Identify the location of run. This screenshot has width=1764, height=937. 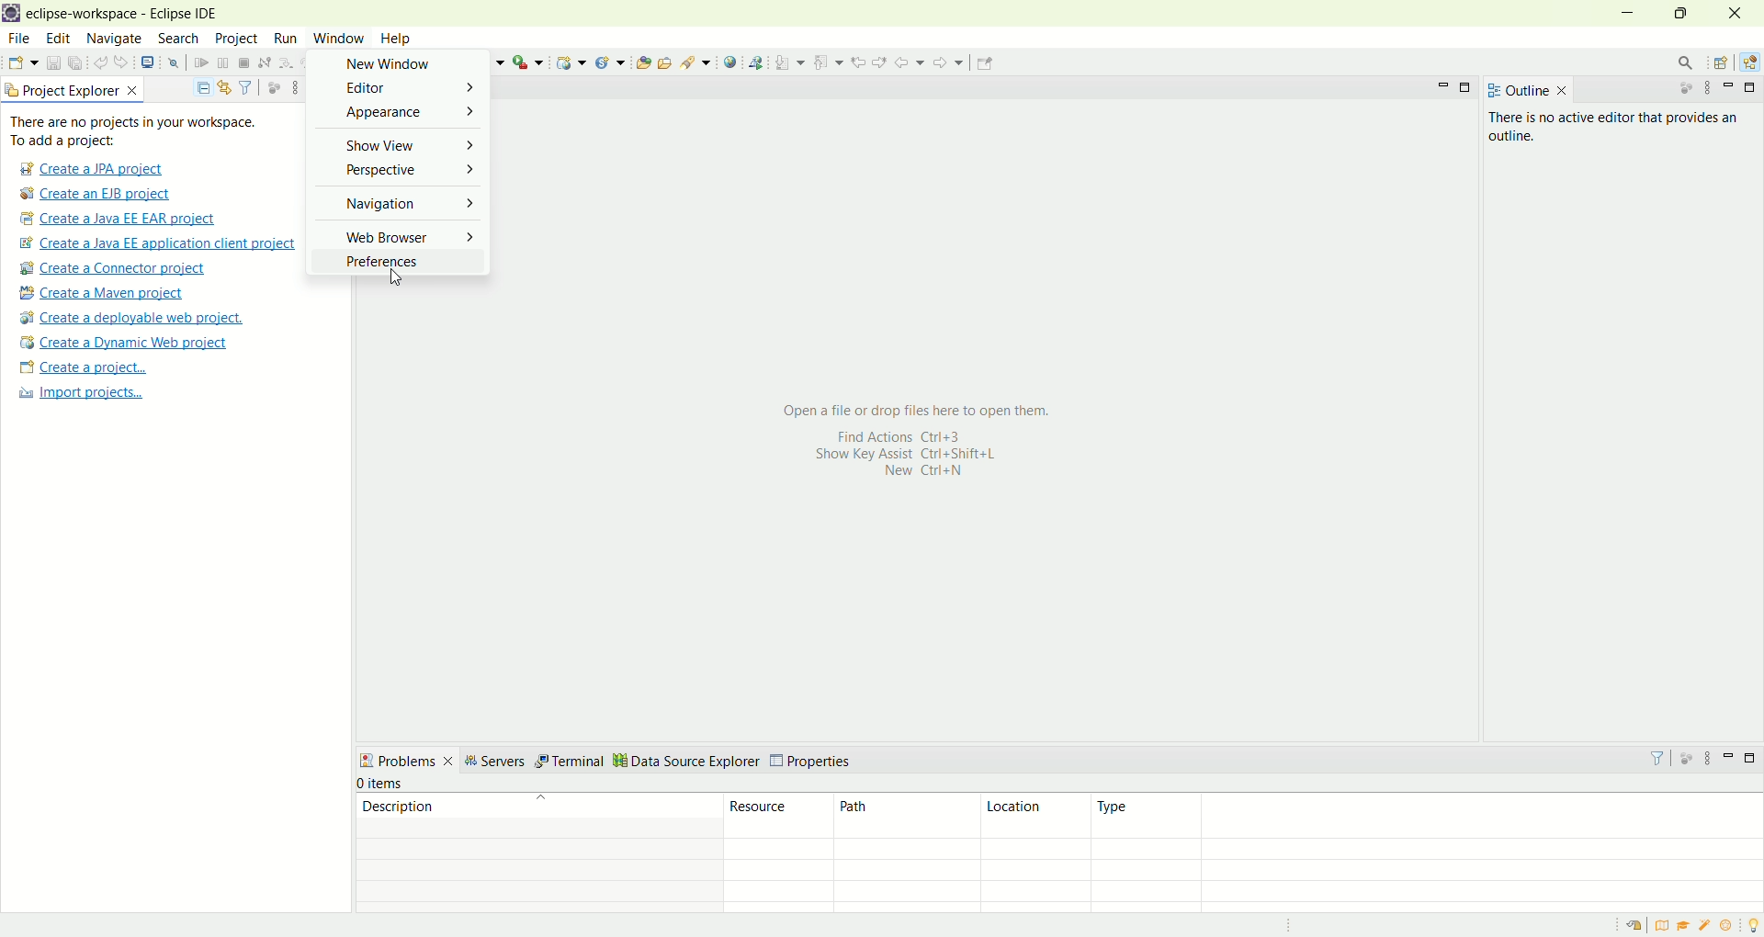
(283, 38).